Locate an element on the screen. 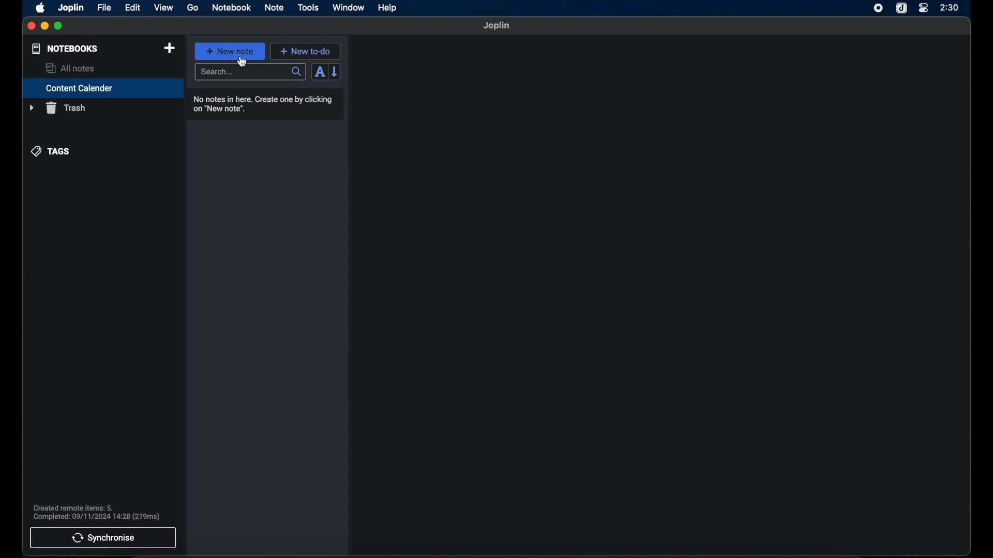  notebooks is located at coordinates (65, 49).